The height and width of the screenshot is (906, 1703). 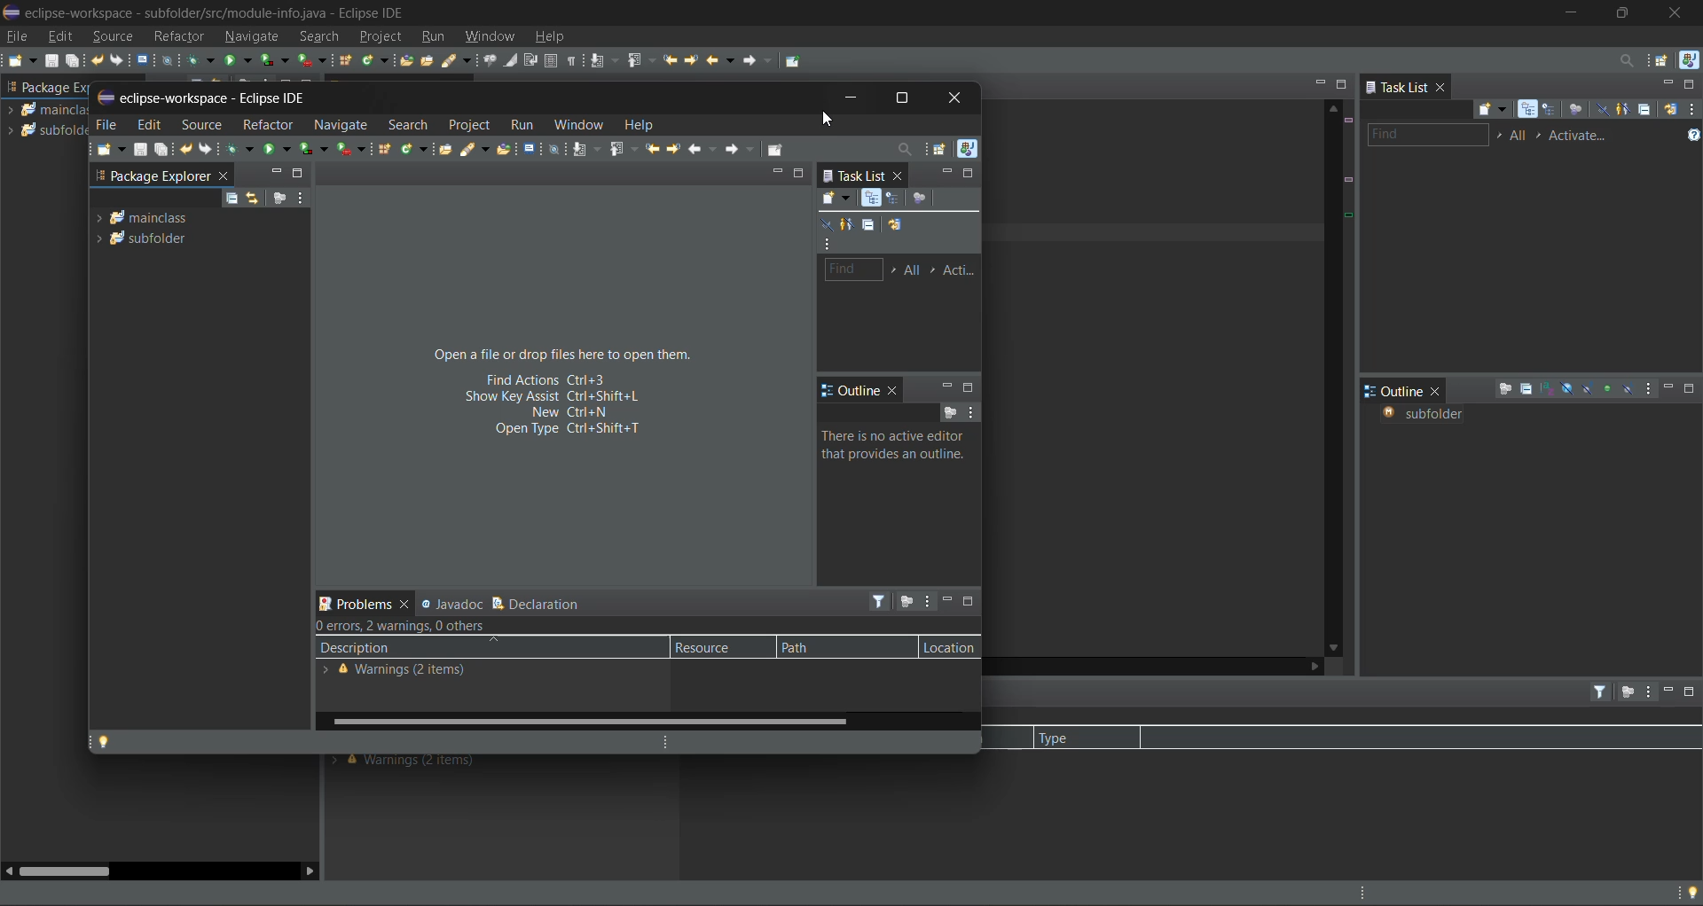 I want to click on maximize, so click(x=900, y=99).